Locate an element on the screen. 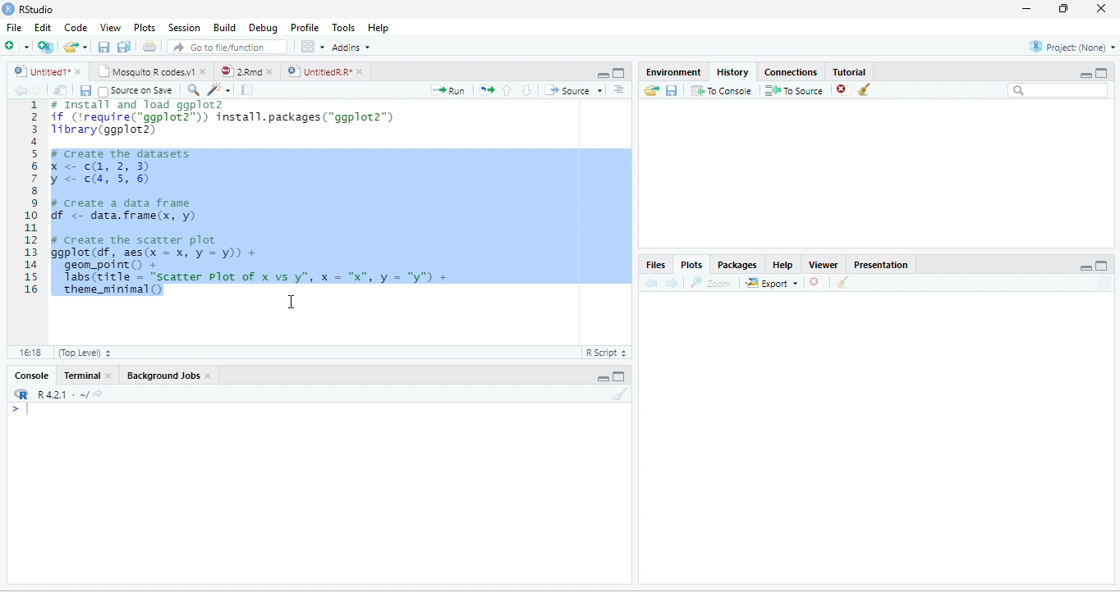 The width and height of the screenshot is (1120, 592). close is located at coordinates (78, 71).